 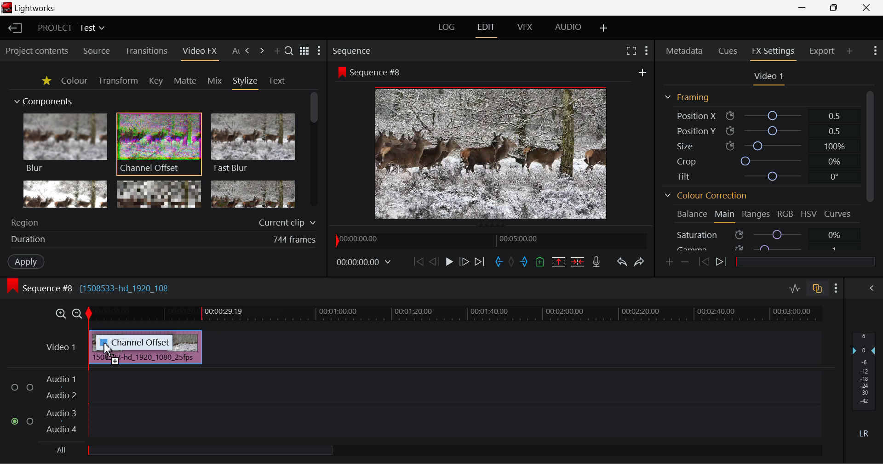 I want to click on Timeline Zoom In, so click(x=60, y=315).